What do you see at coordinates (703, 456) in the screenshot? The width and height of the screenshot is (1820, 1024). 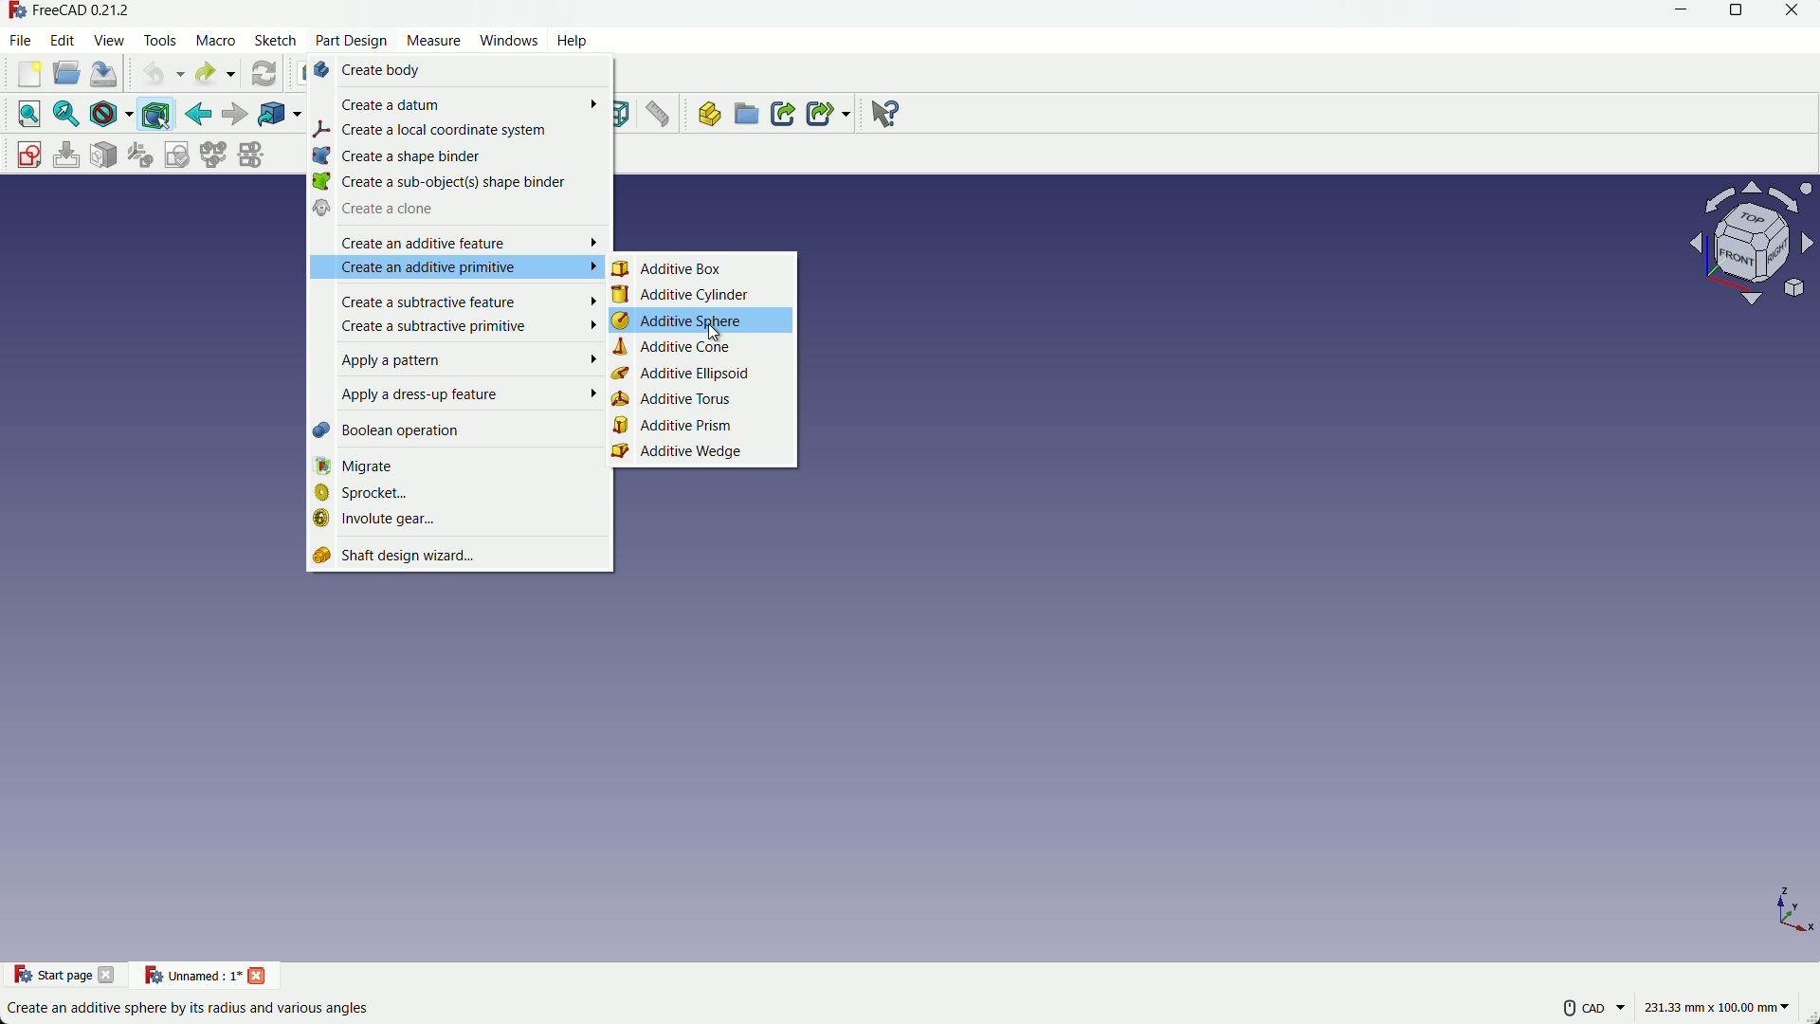 I see `additive wedge` at bounding box center [703, 456].